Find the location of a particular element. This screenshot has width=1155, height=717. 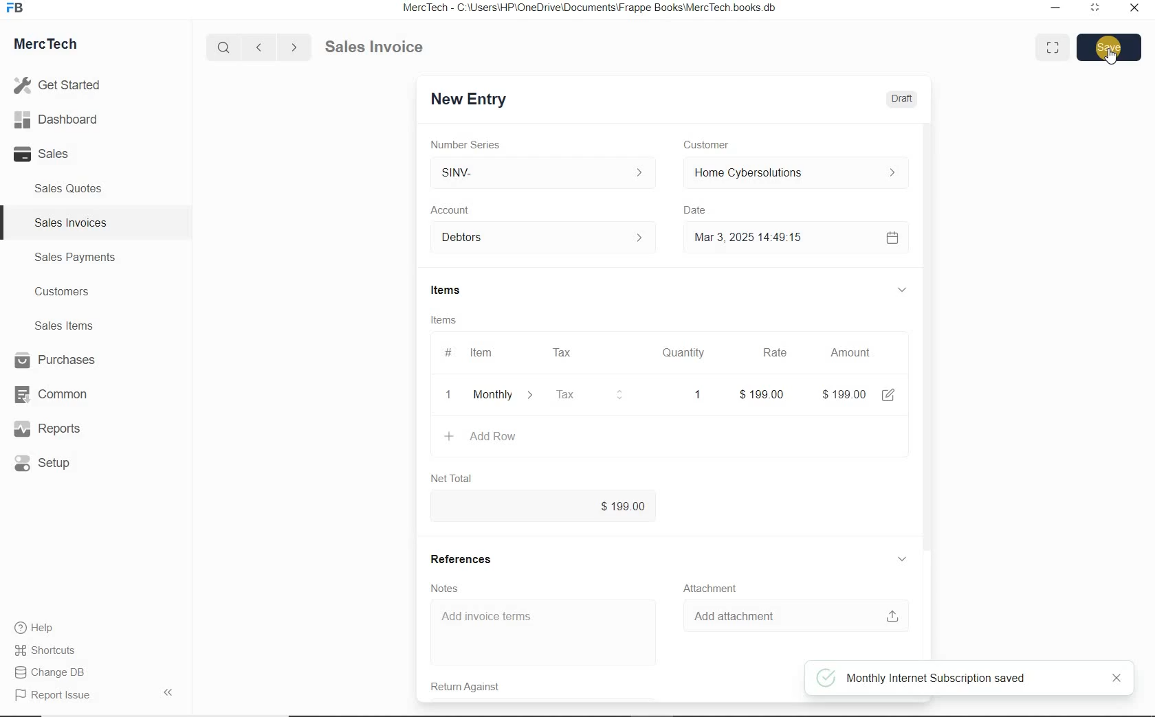

+ Add Row is located at coordinates (489, 395).